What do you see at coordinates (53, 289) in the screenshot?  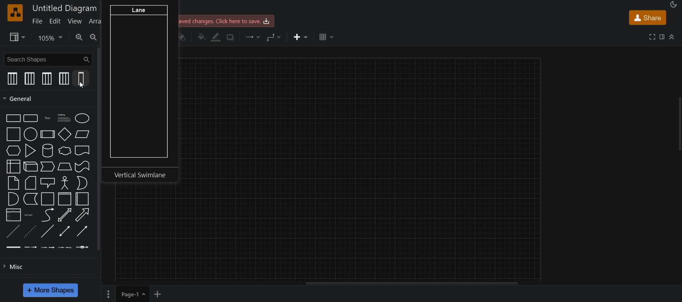 I see `more shapes` at bounding box center [53, 289].